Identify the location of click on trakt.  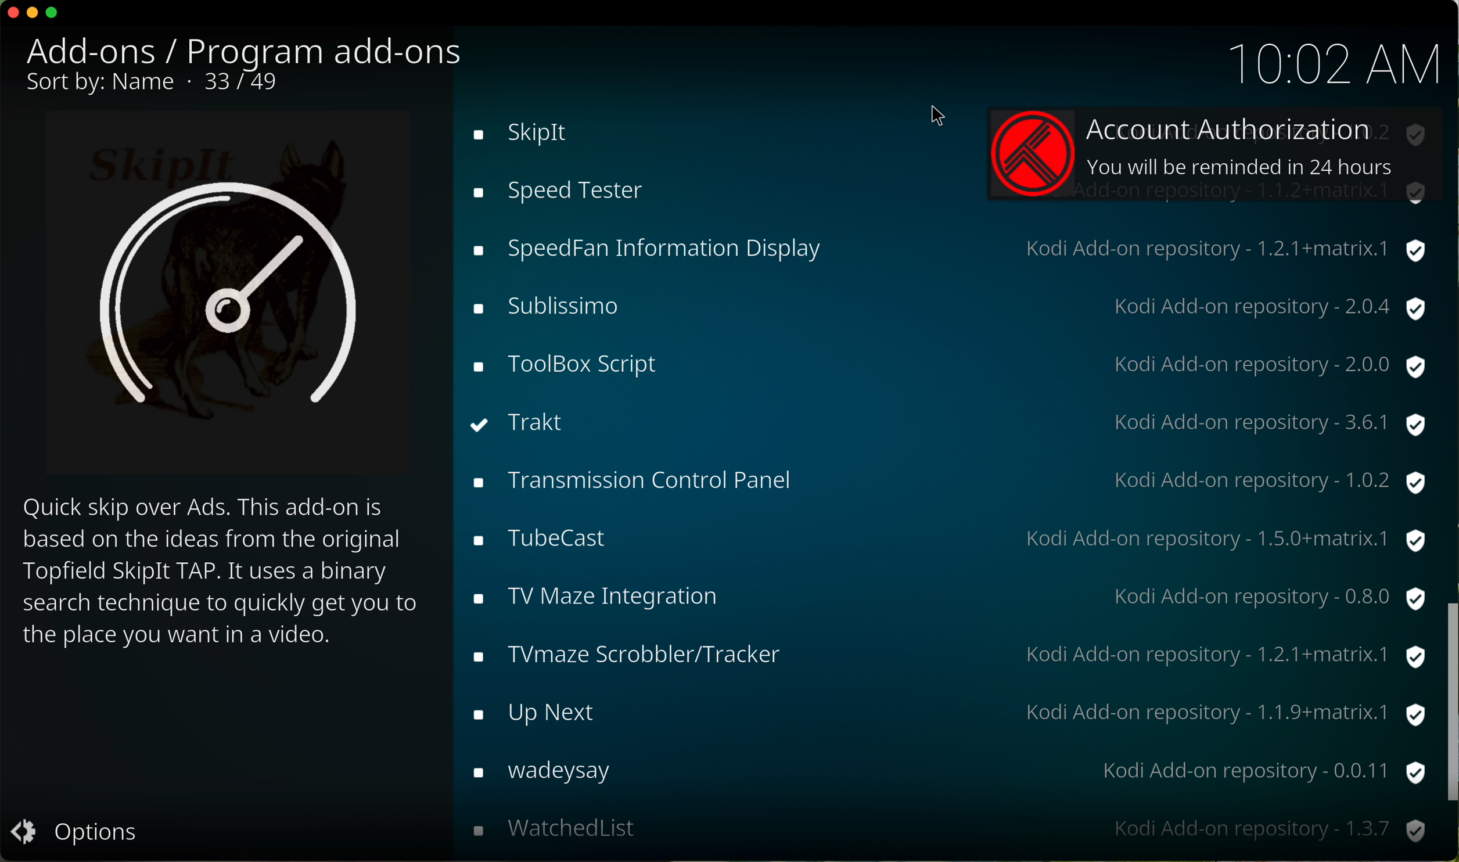
(721, 194).